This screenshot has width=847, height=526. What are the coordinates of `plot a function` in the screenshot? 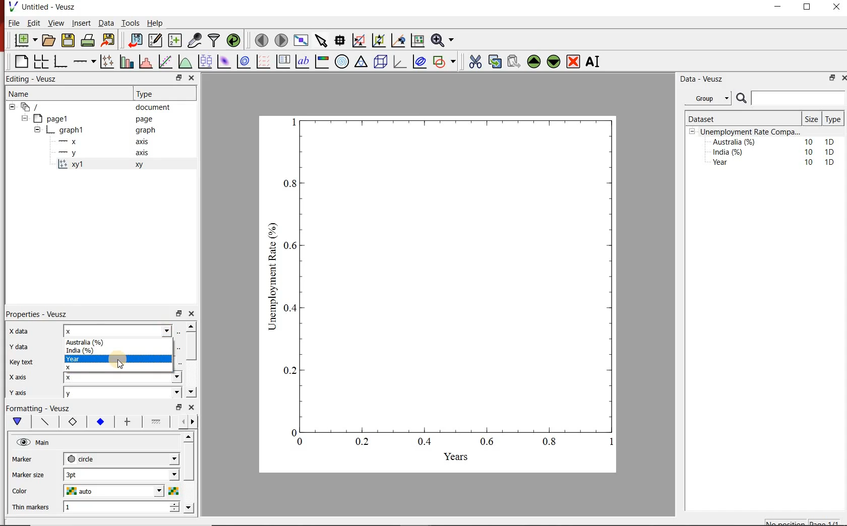 It's located at (185, 61).